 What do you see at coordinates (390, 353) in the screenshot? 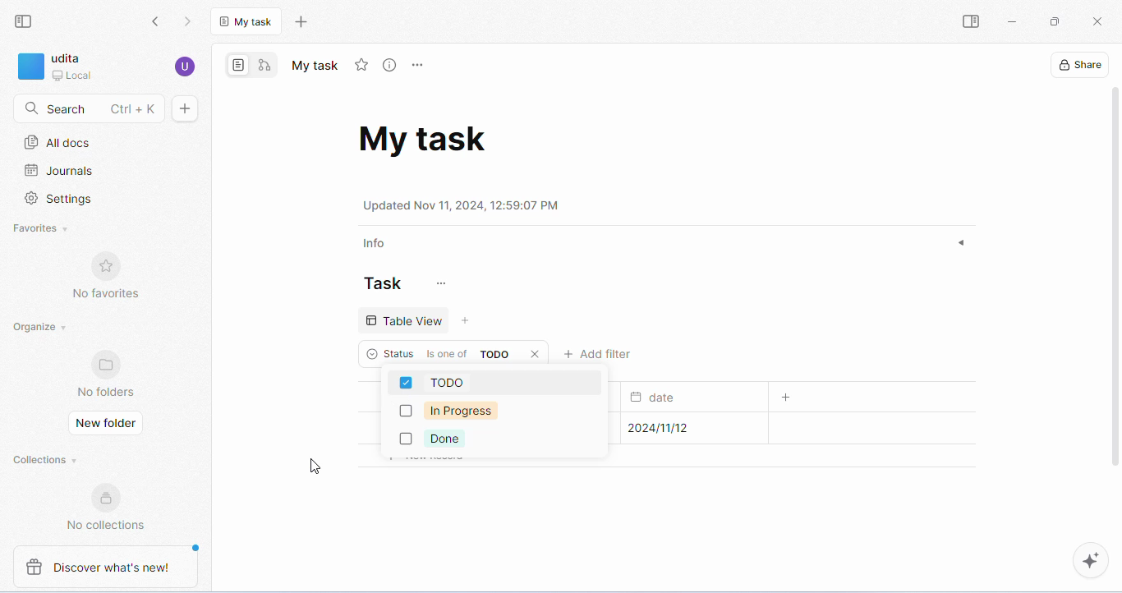
I see `status` at bounding box center [390, 353].